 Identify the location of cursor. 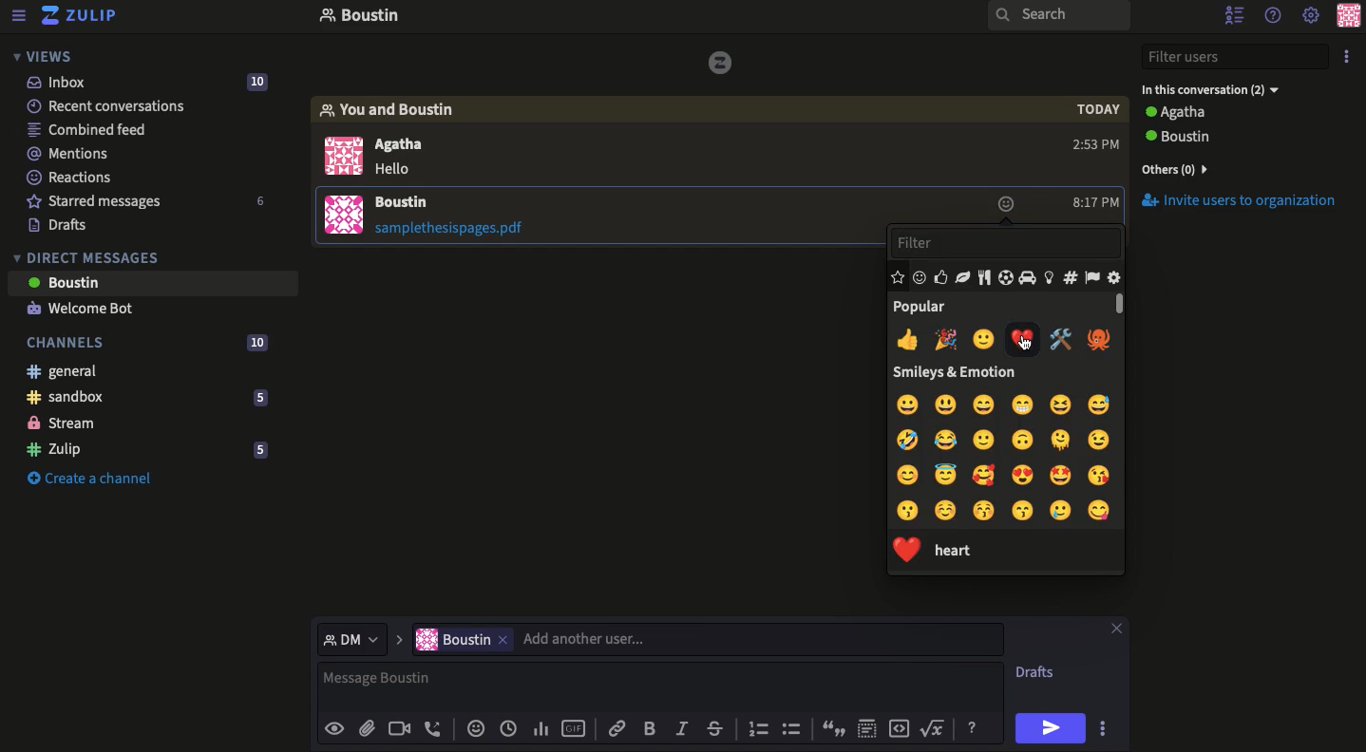
(1029, 346).